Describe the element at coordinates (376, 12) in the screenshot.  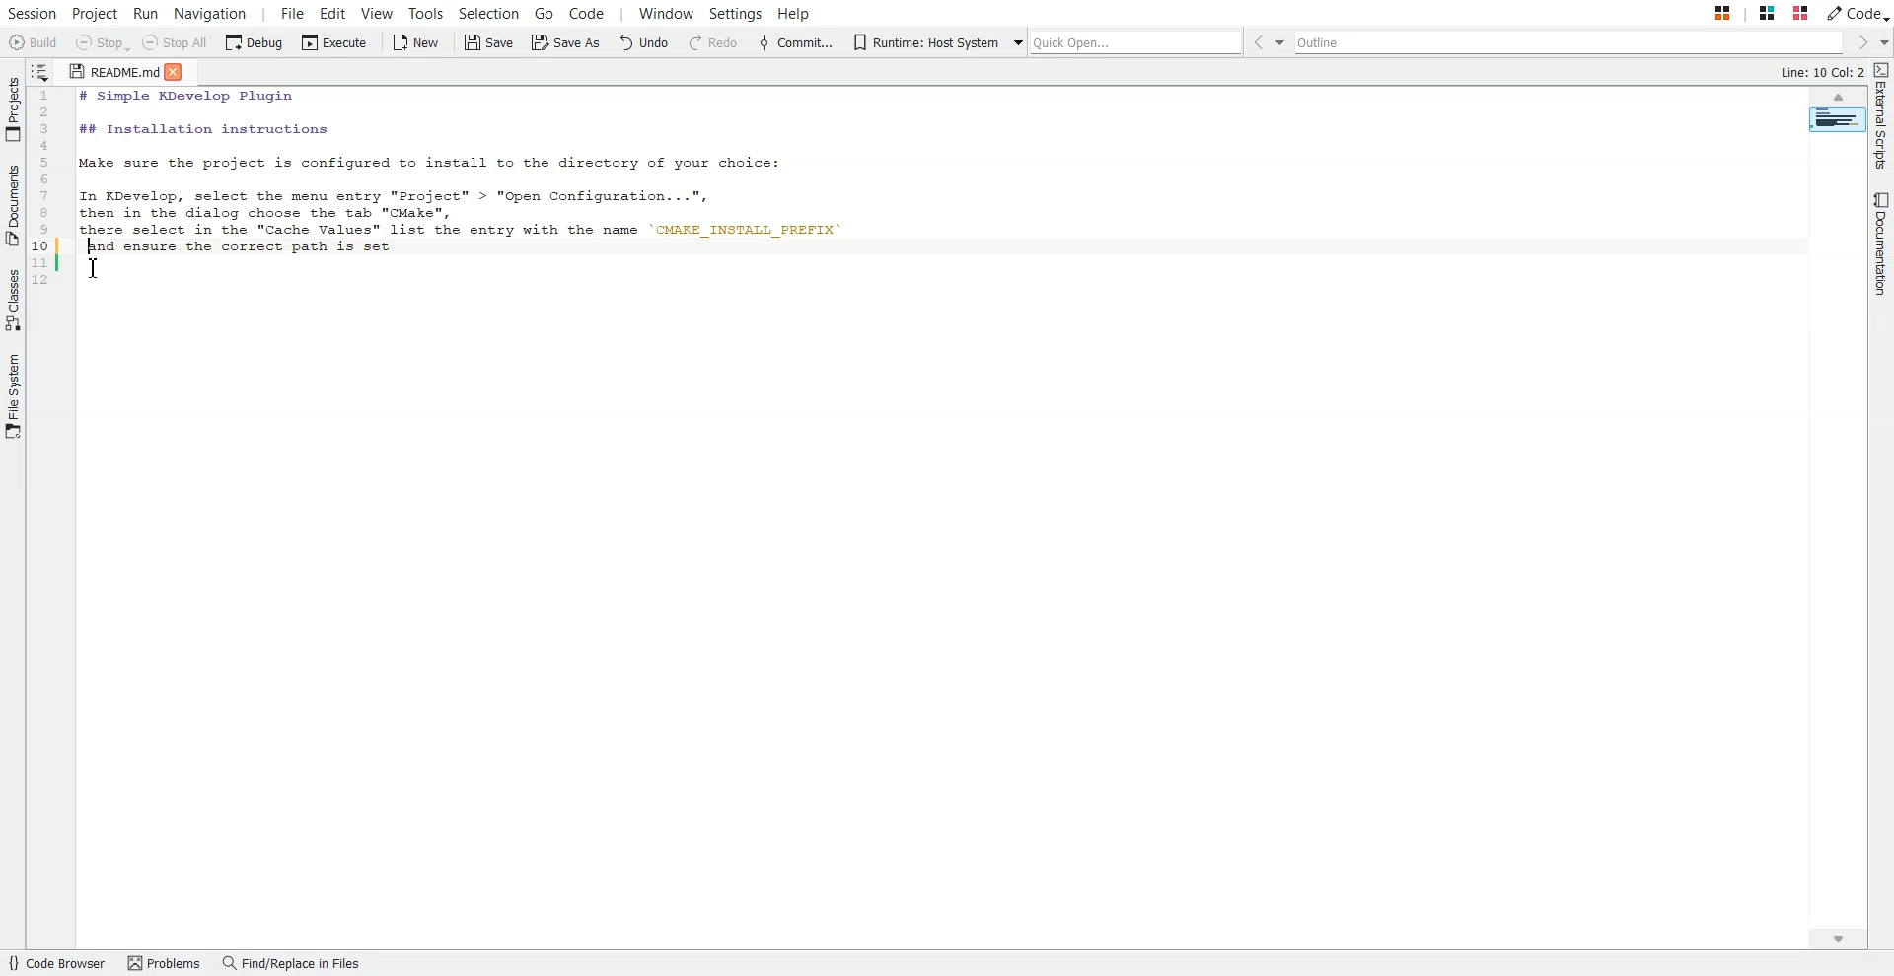
I see `View` at that location.